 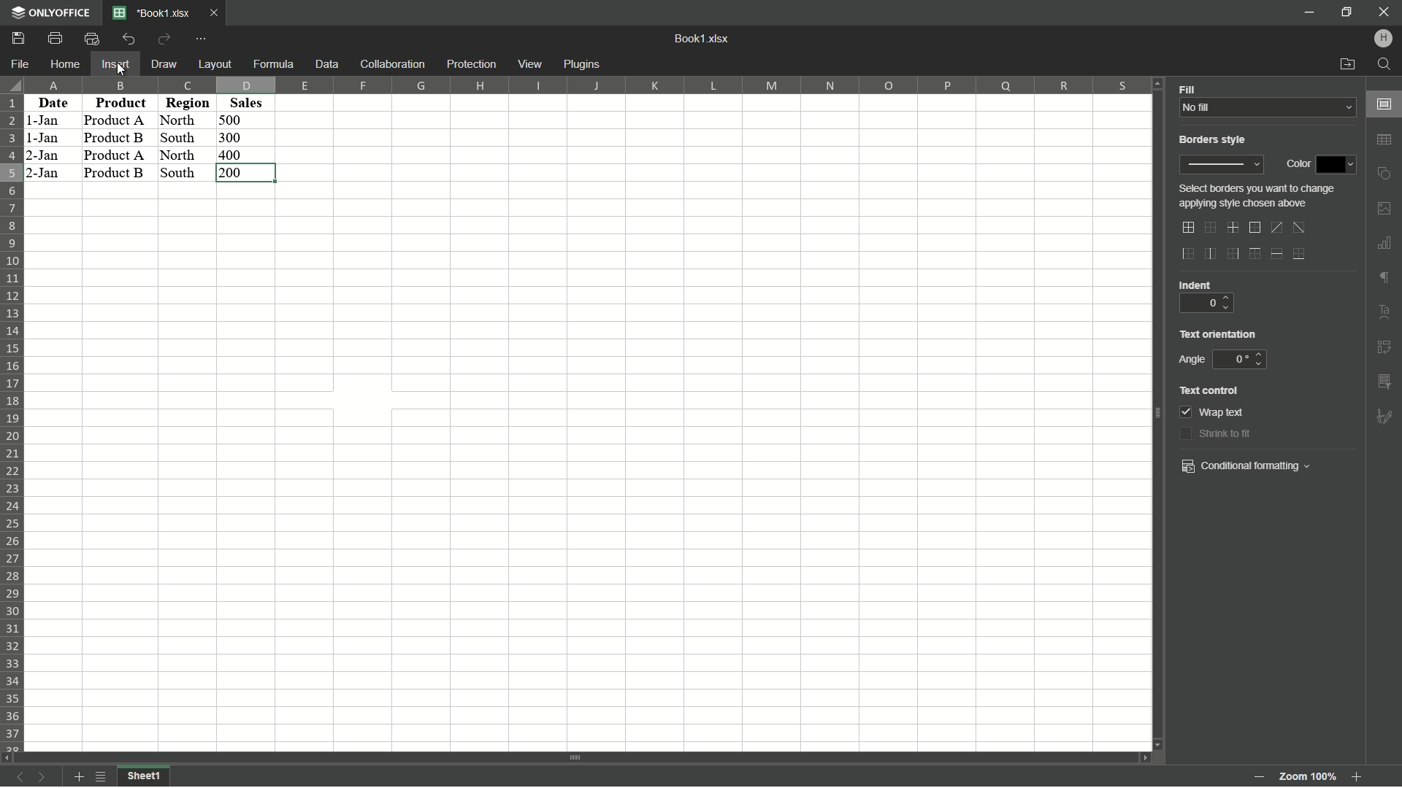 What do you see at coordinates (1309, 12) in the screenshot?
I see `minimize` at bounding box center [1309, 12].